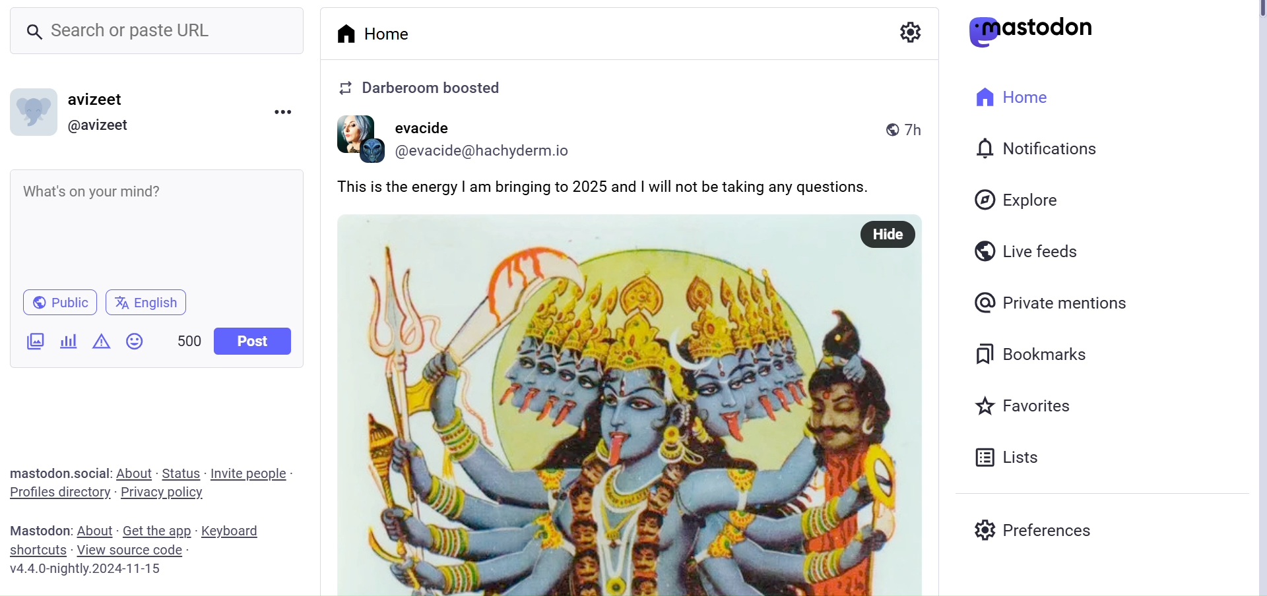  What do you see at coordinates (420, 88) in the screenshot?
I see `info` at bounding box center [420, 88].